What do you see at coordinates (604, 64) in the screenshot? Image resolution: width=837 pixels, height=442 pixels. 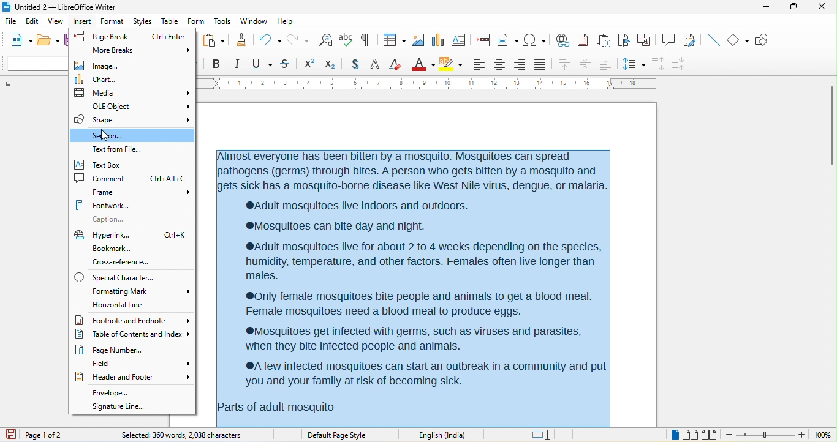 I see `align bottom` at bounding box center [604, 64].